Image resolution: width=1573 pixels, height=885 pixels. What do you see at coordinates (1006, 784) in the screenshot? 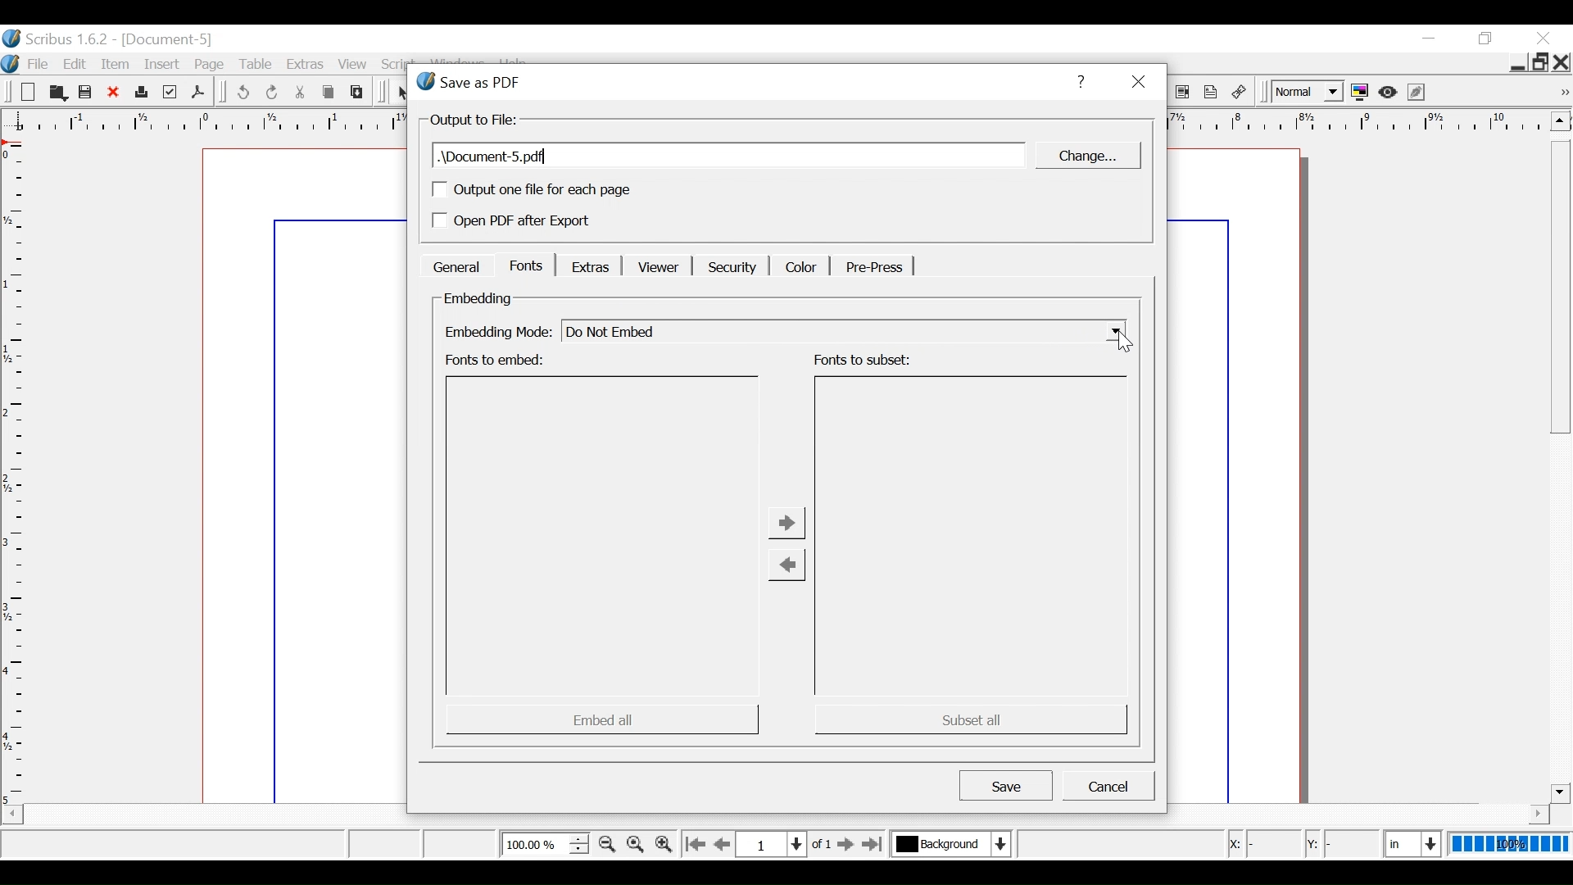
I see `Save` at bounding box center [1006, 784].